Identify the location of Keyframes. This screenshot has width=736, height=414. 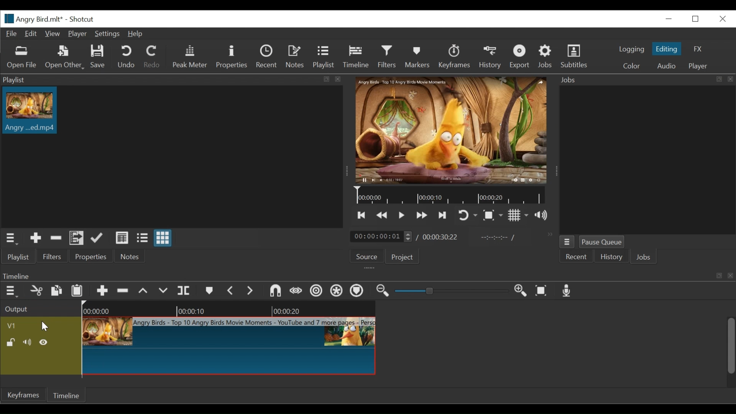
(456, 58).